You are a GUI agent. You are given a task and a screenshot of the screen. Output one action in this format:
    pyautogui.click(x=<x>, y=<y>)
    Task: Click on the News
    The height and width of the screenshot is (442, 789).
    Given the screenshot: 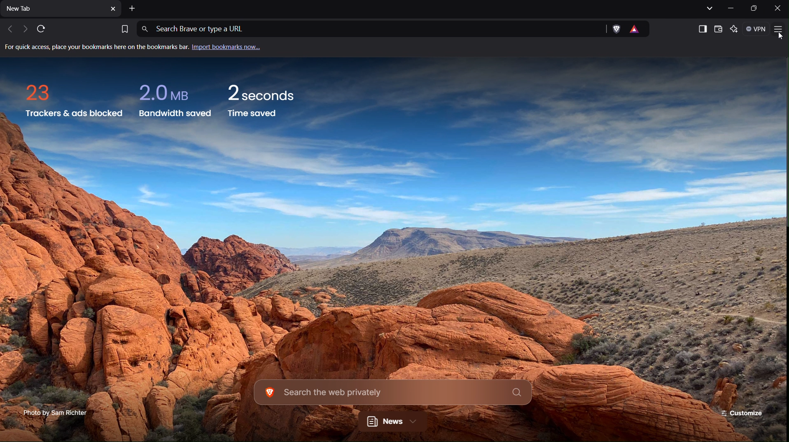 What is the action you would take?
    pyautogui.click(x=396, y=422)
    